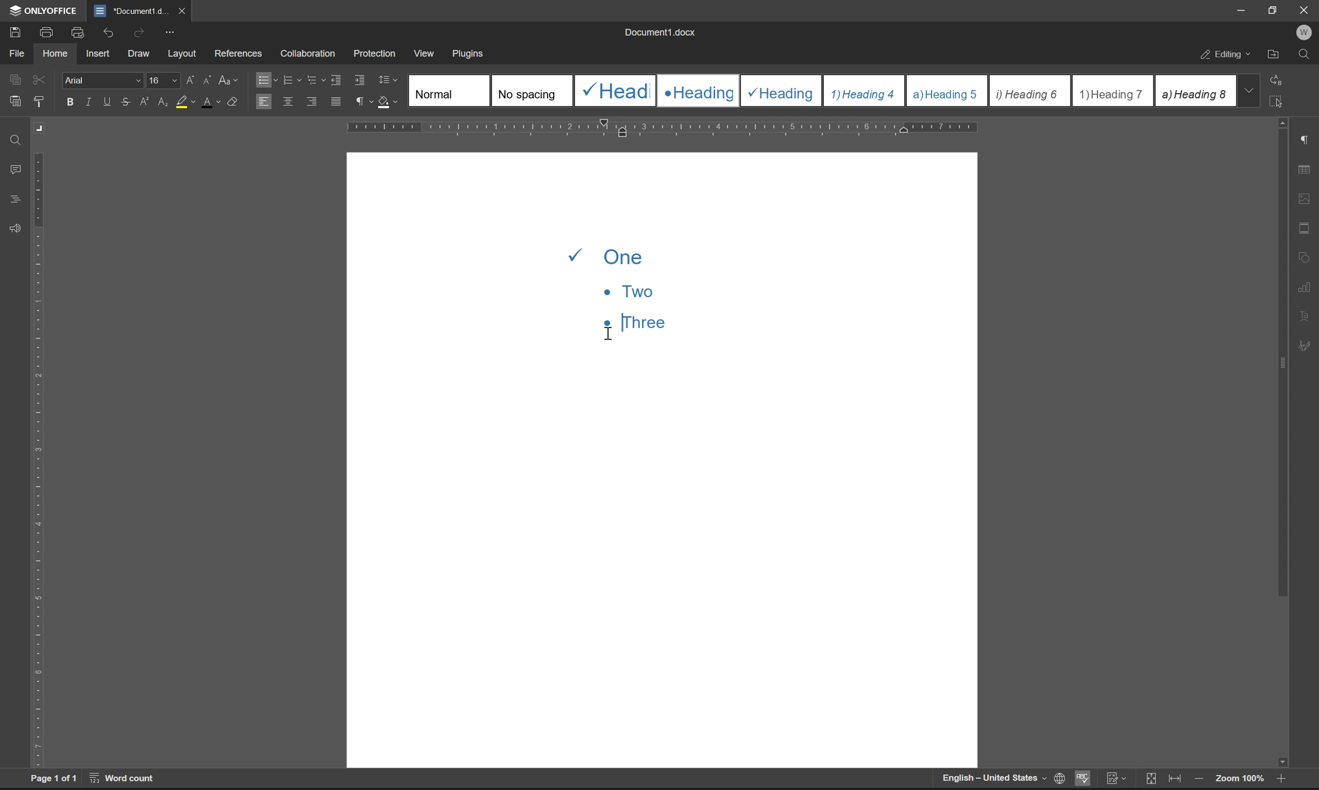 Image resolution: width=1319 pixels, height=790 pixels. Describe the element at coordinates (947, 90) in the screenshot. I see `Heading 5` at that location.